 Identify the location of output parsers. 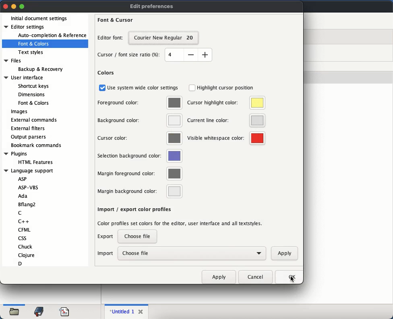
(29, 137).